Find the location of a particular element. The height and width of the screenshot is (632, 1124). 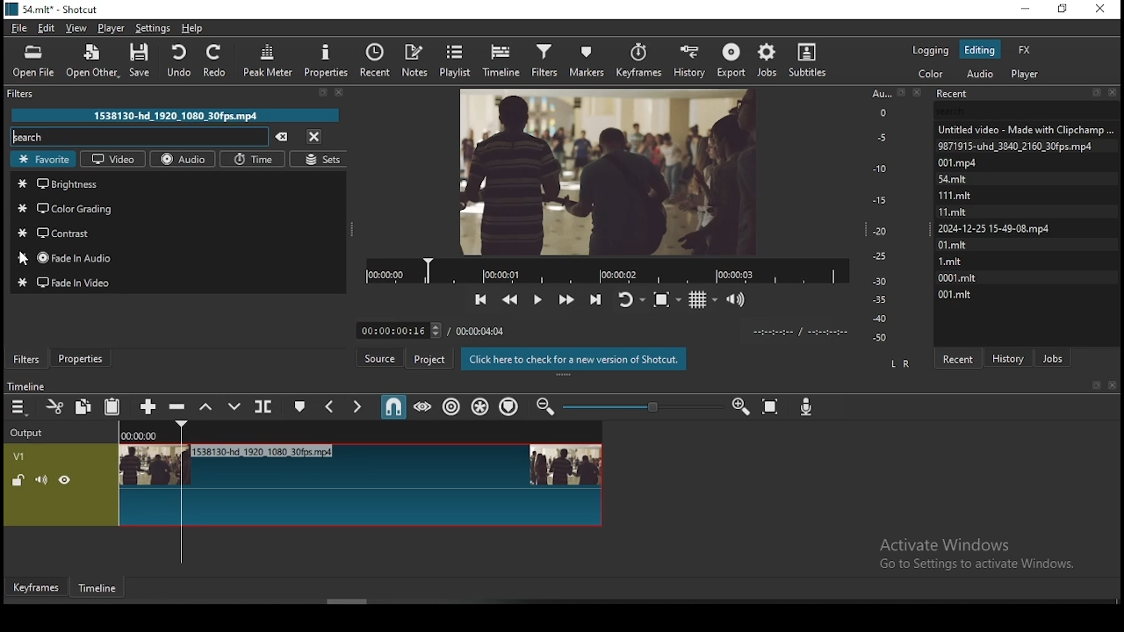

fx is located at coordinates (1026, 50).